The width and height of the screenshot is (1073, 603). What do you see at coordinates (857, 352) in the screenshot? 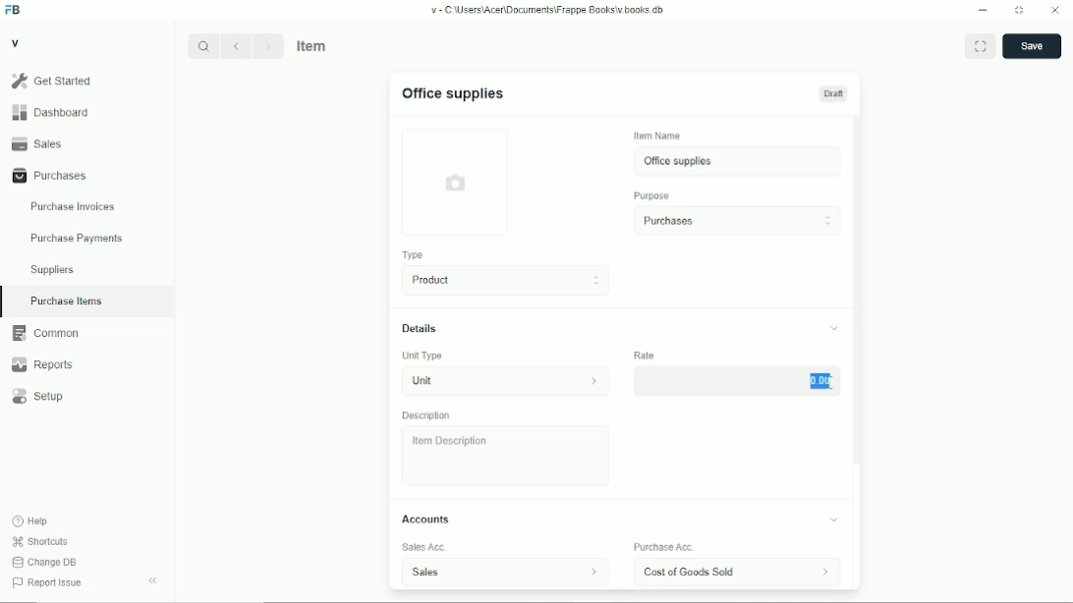
I see `scroll bar` at bounding box center [857, 352].